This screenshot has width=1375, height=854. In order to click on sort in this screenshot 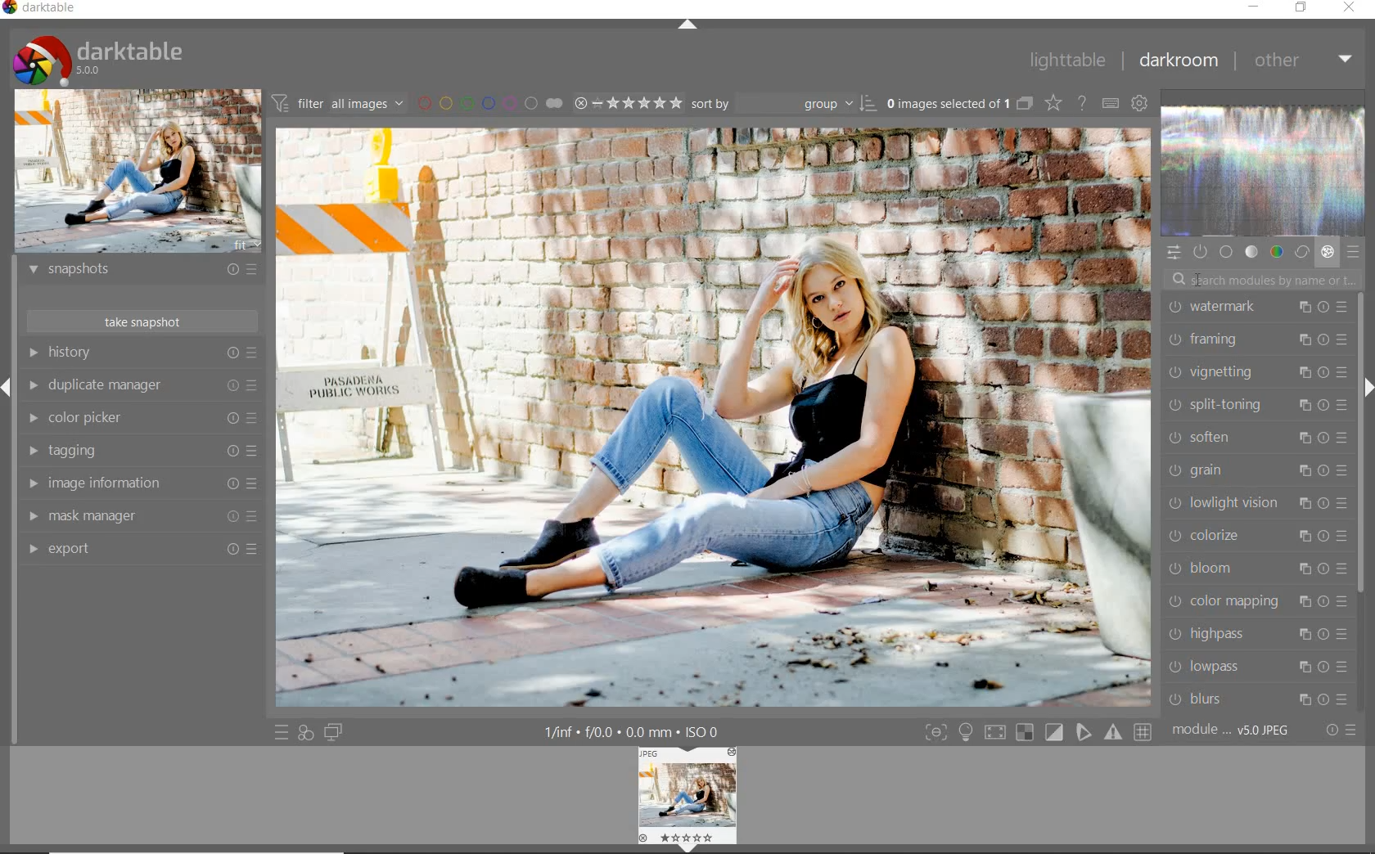, I will do `click(784, 106)`.